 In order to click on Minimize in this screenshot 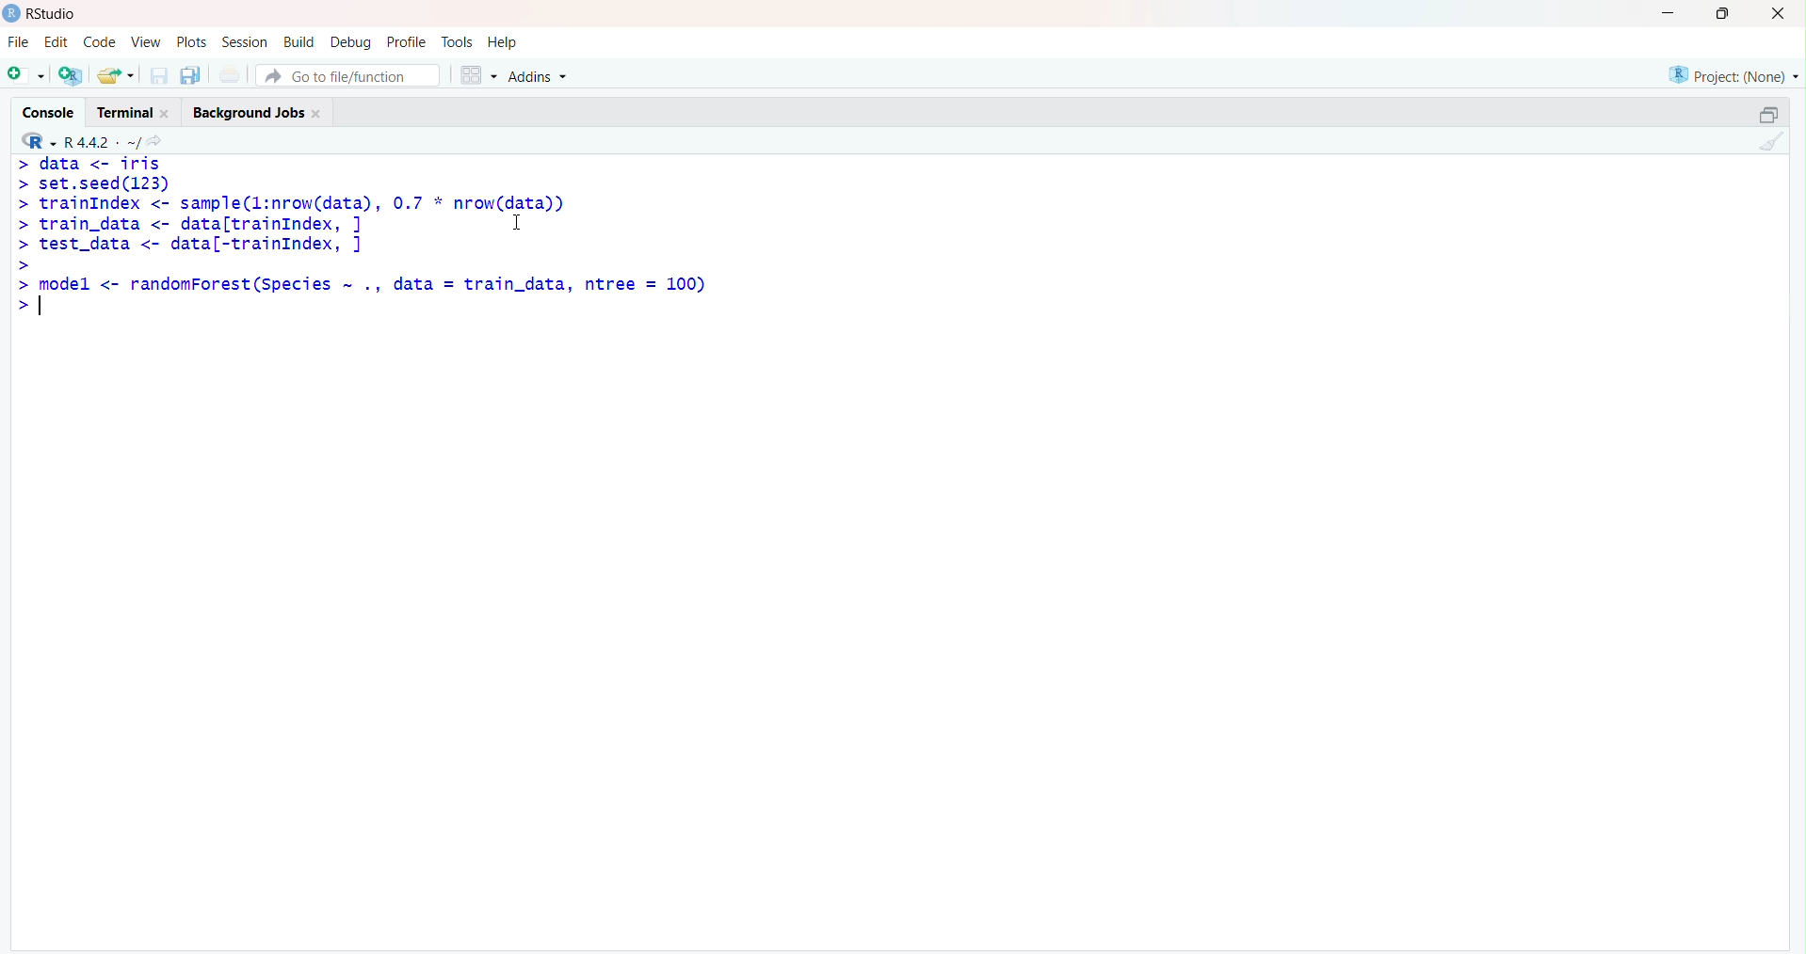, I will do `click(1669, 12)`.